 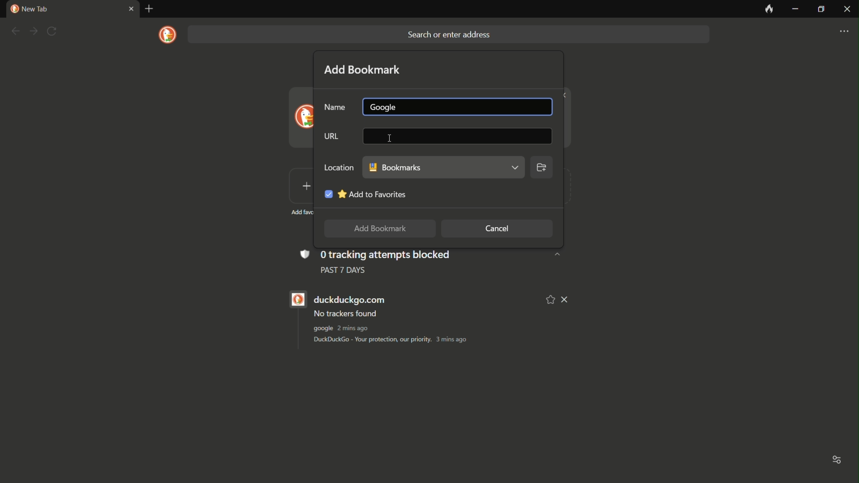 What do you see at coordinates (551, 299) in the screenshot?
I see `add to favorite` at bounding box center [551, 299].